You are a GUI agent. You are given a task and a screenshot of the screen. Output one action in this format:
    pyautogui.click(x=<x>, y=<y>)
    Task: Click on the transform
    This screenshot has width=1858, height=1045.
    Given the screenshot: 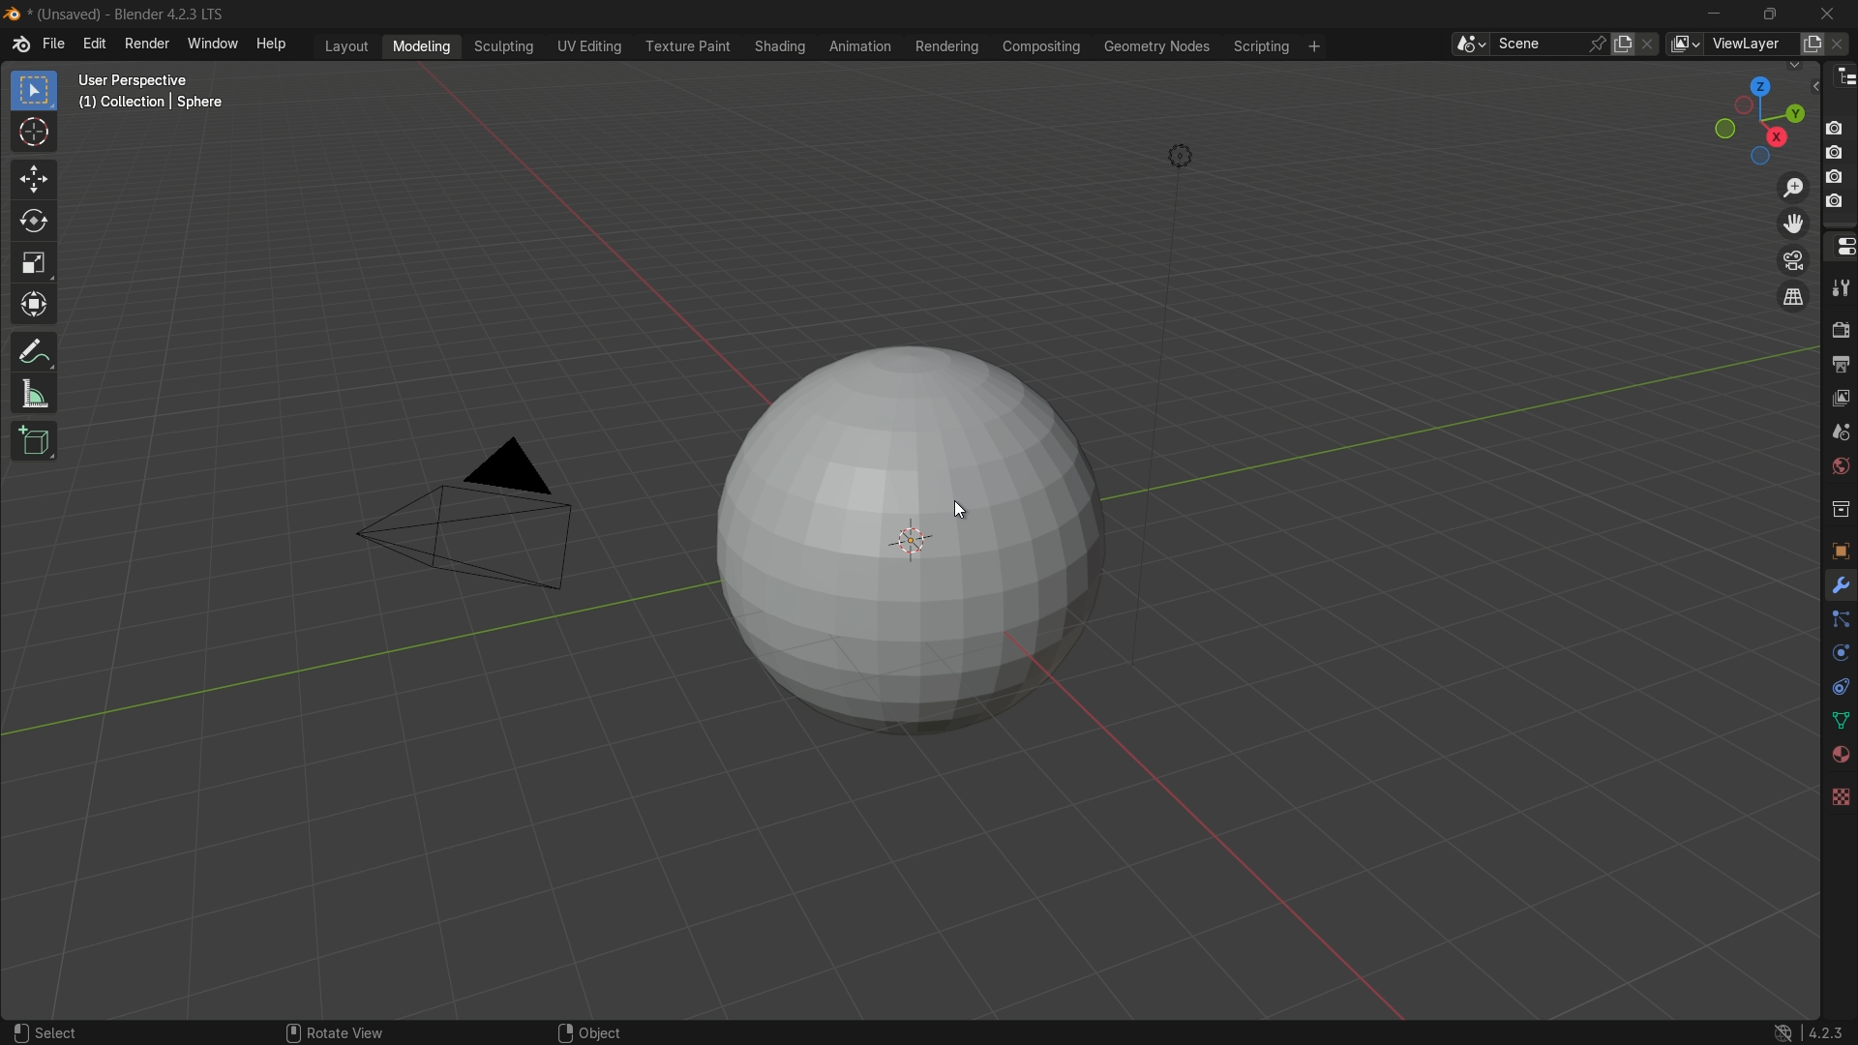 What is the action you would take?
    pyautogui.click(x=35, y=307)
    